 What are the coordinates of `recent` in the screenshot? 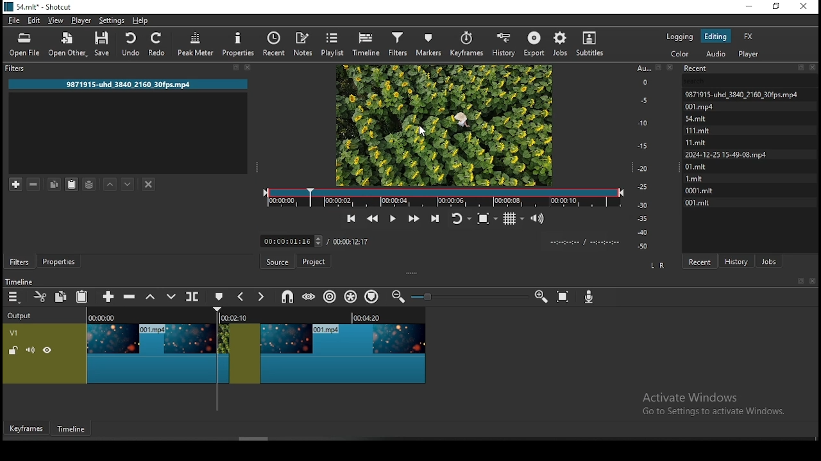 It's located at (275, 45).